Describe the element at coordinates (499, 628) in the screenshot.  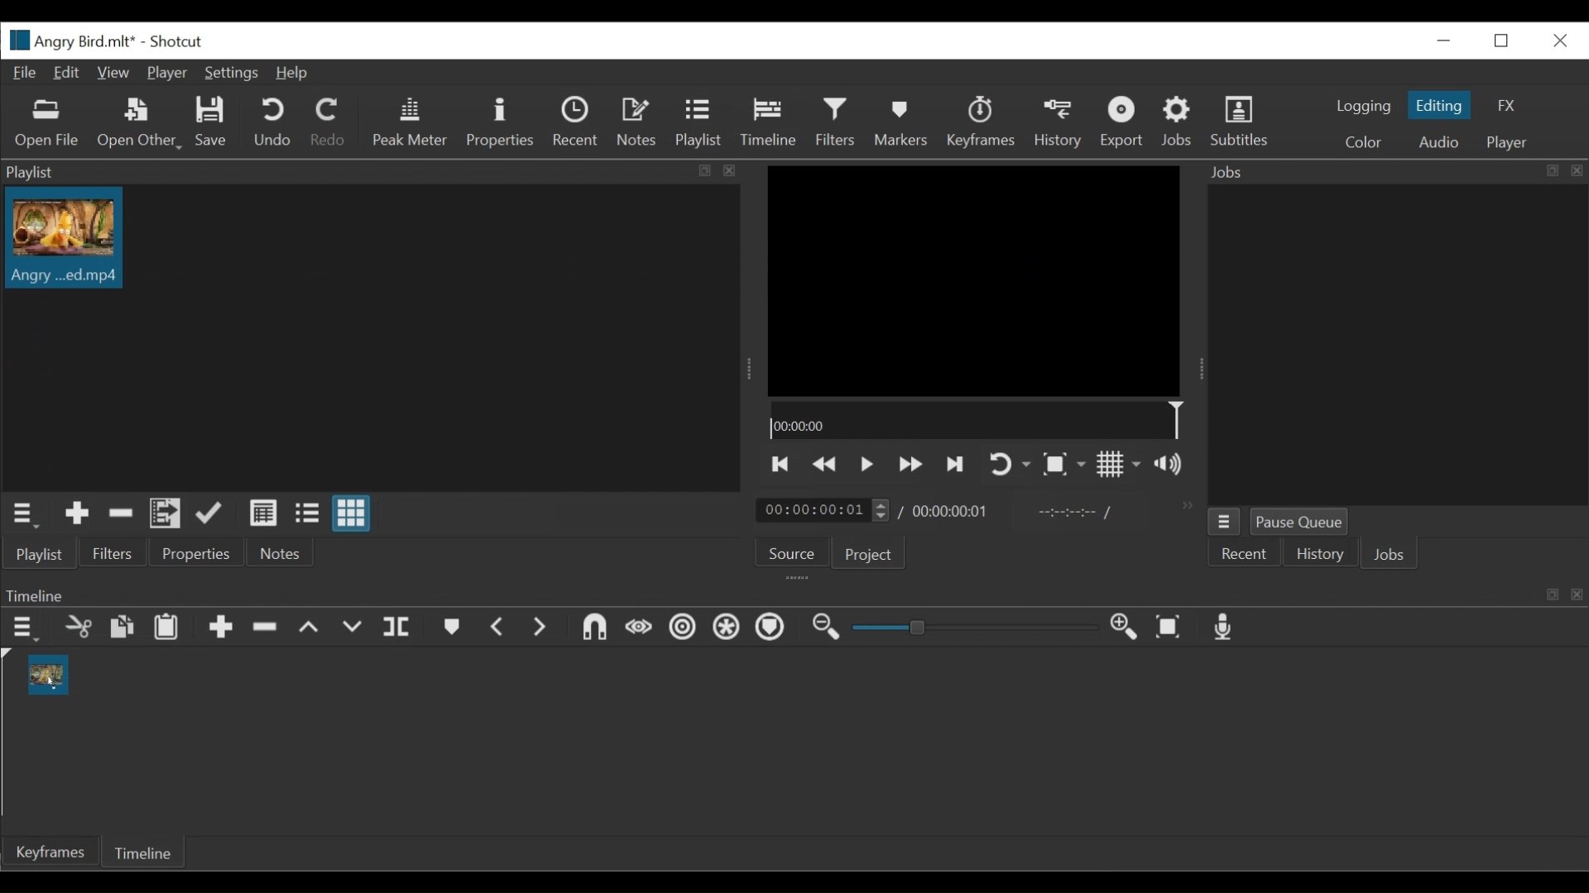
I see `Previous marker` at that location.